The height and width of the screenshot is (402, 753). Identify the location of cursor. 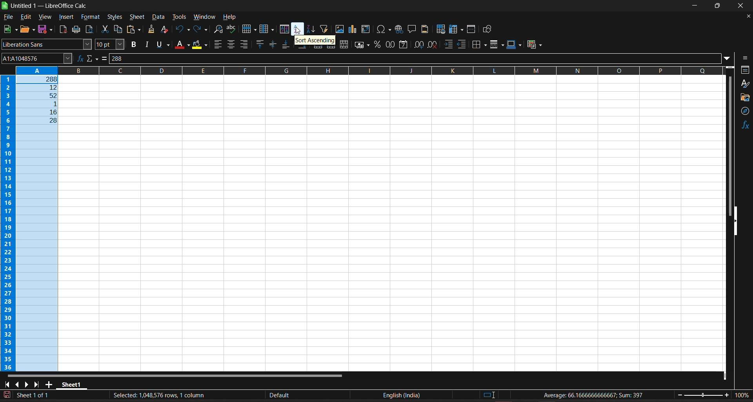
(299, 32).